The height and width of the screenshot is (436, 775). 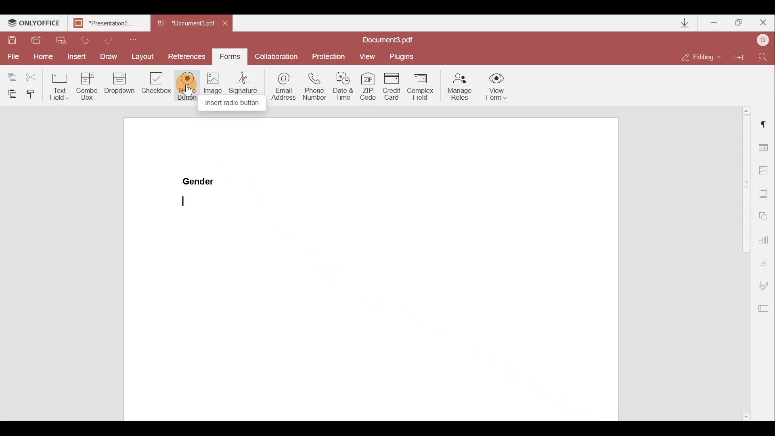 I want to click on View, so click(x=371, y=55).